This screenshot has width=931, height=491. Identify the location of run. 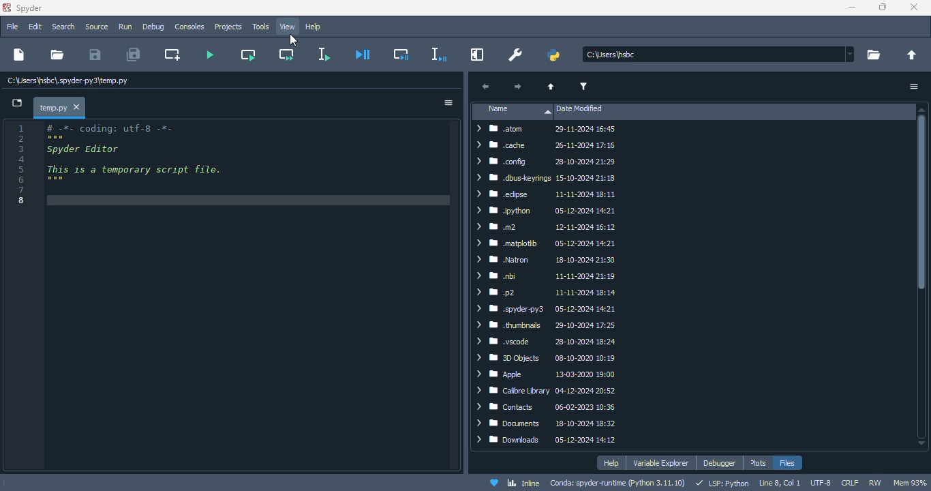
(125, 27).